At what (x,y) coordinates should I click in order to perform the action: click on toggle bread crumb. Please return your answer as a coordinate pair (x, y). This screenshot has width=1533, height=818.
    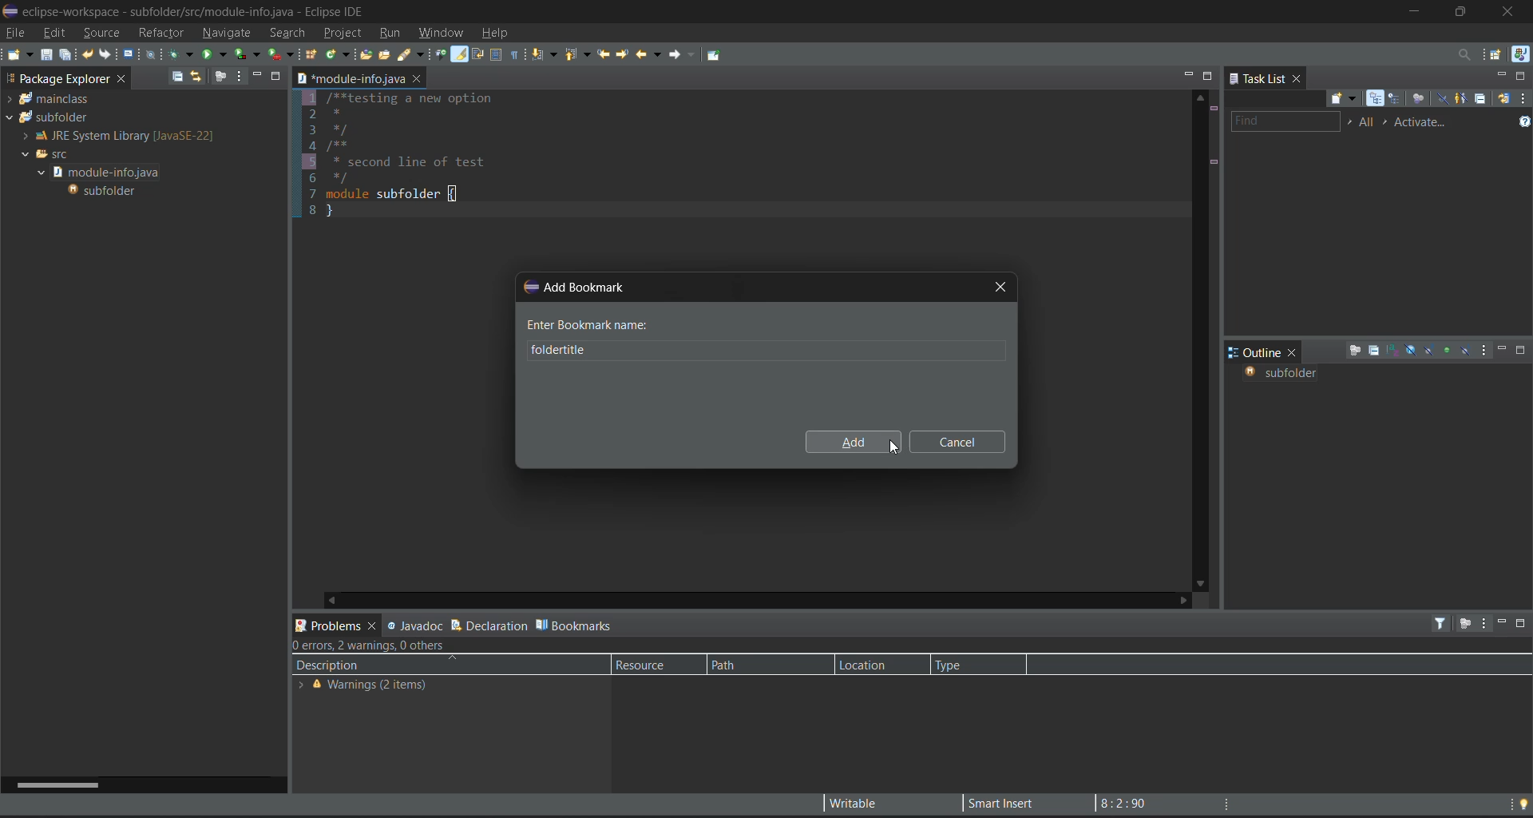
    Looking at the image, I should click on (441, 55).